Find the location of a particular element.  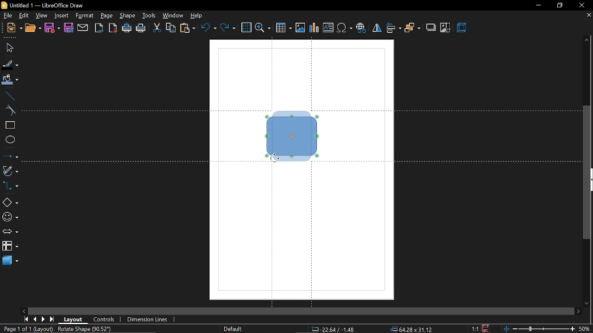

connectors is located at coordinates (10, 186).